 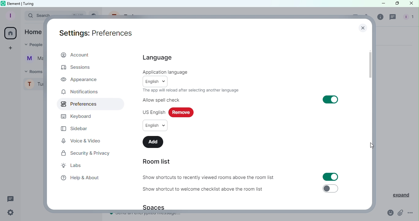 What do you see at coordinates (96, 33) in the screenshot?
I see `Settings: Preferences` at bounding box center [96, 33].